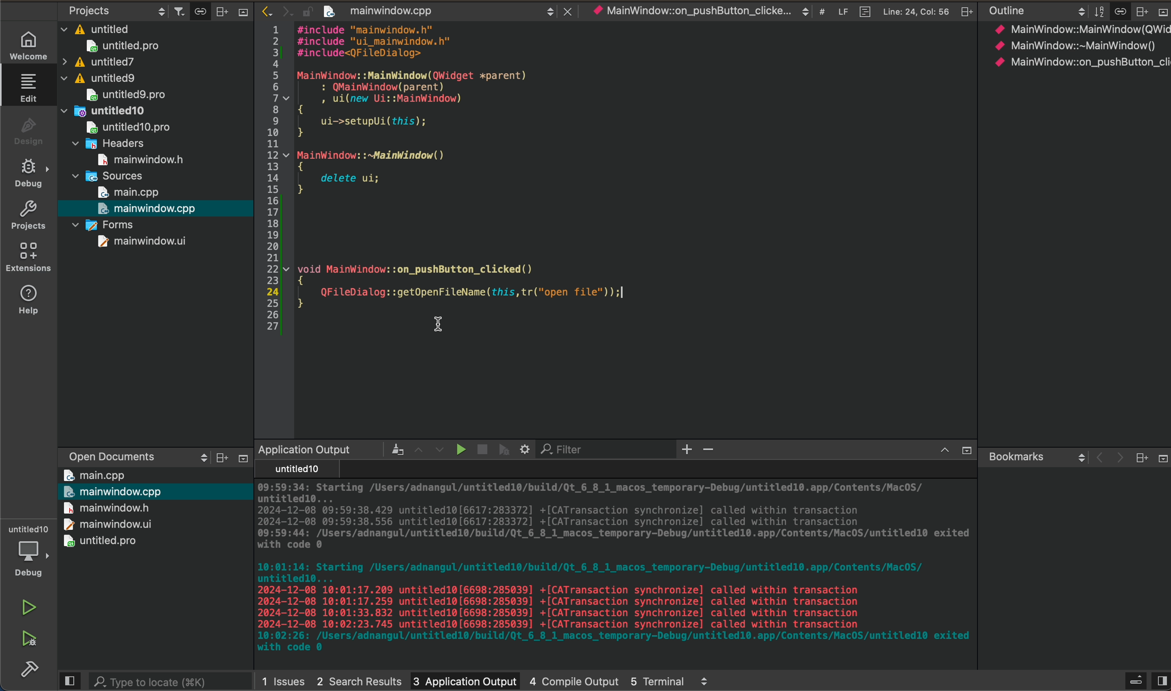  What do you see at coordinates (98, 62) in the screenshot?
I see `untitled7` at bounding box center [98, 62].